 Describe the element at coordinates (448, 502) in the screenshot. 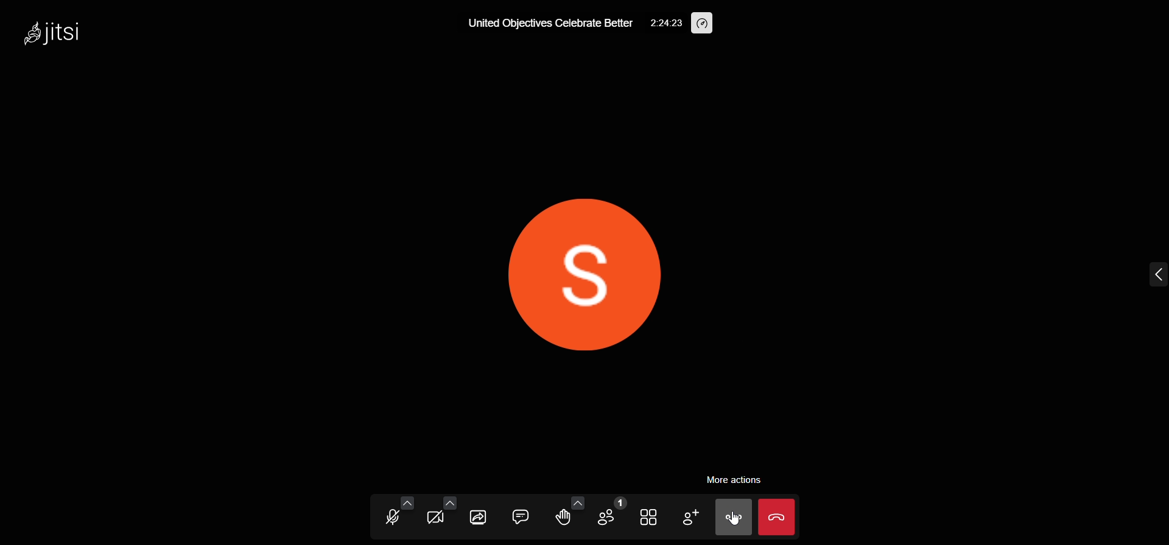

I see `more video options` at that location.